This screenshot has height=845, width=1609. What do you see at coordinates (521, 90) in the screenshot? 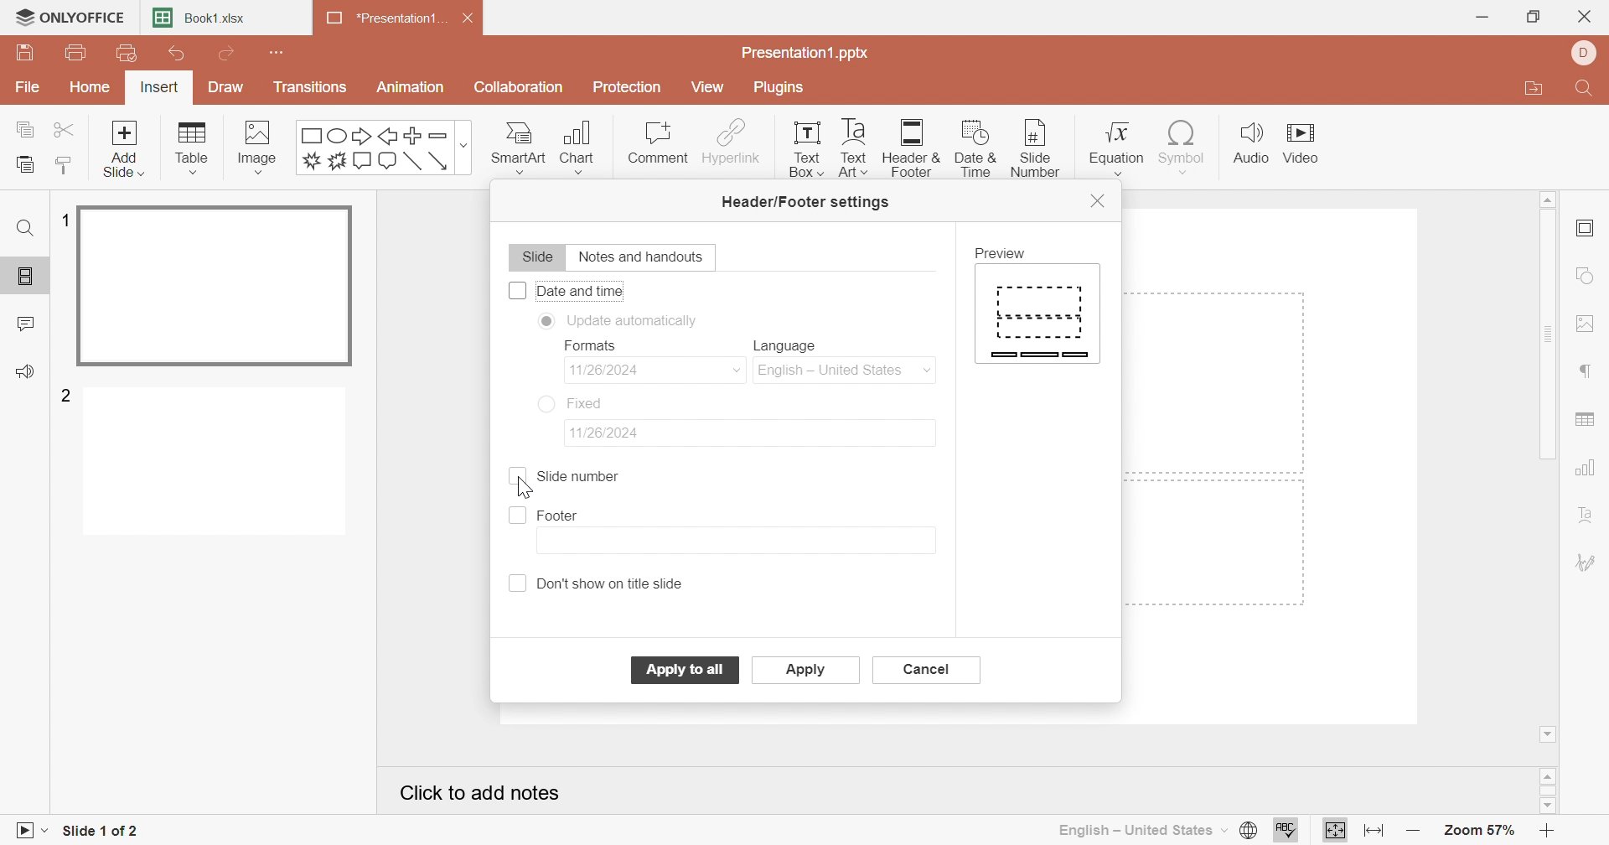
I see `Collaboraion` at bounding box center [521, 90].